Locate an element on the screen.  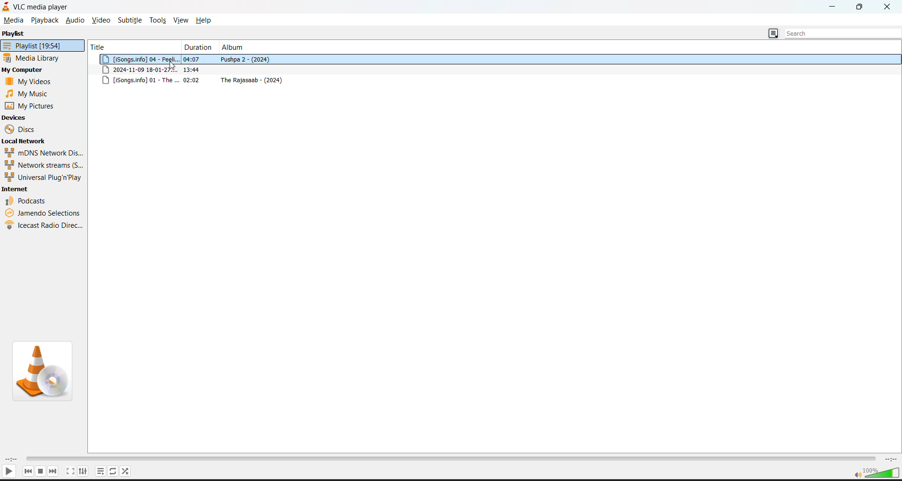
song is located at coordinates (498, 59).